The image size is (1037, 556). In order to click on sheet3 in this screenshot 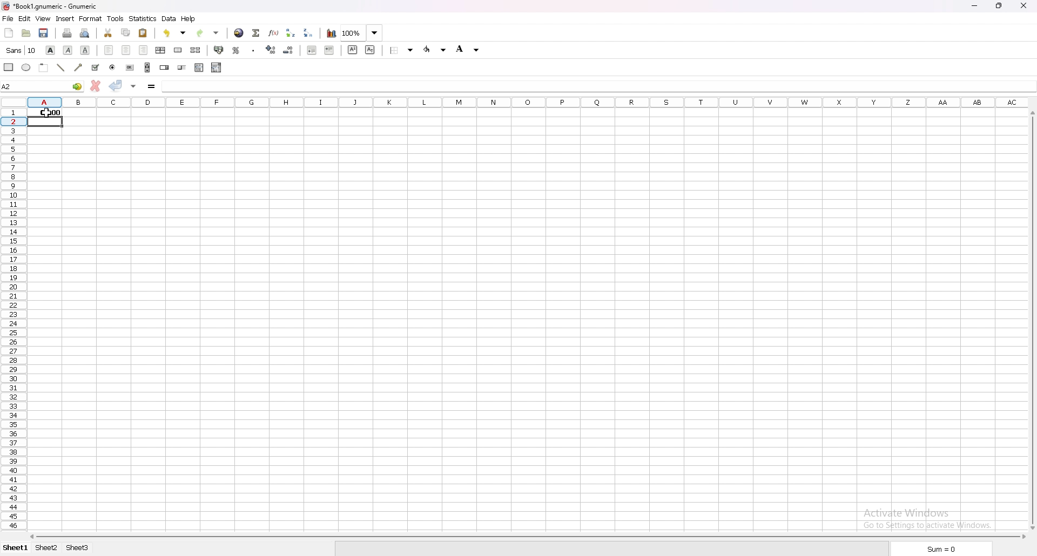, I will do `click(79, 548)`.